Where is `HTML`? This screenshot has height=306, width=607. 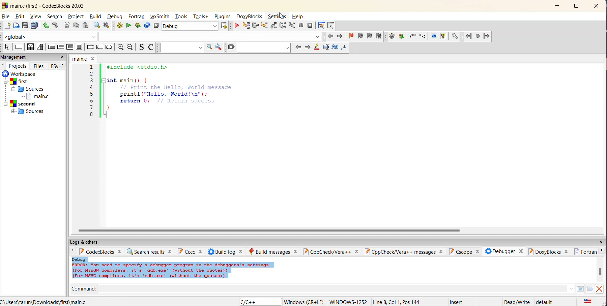 HTML is located at coordinates (432, 36).